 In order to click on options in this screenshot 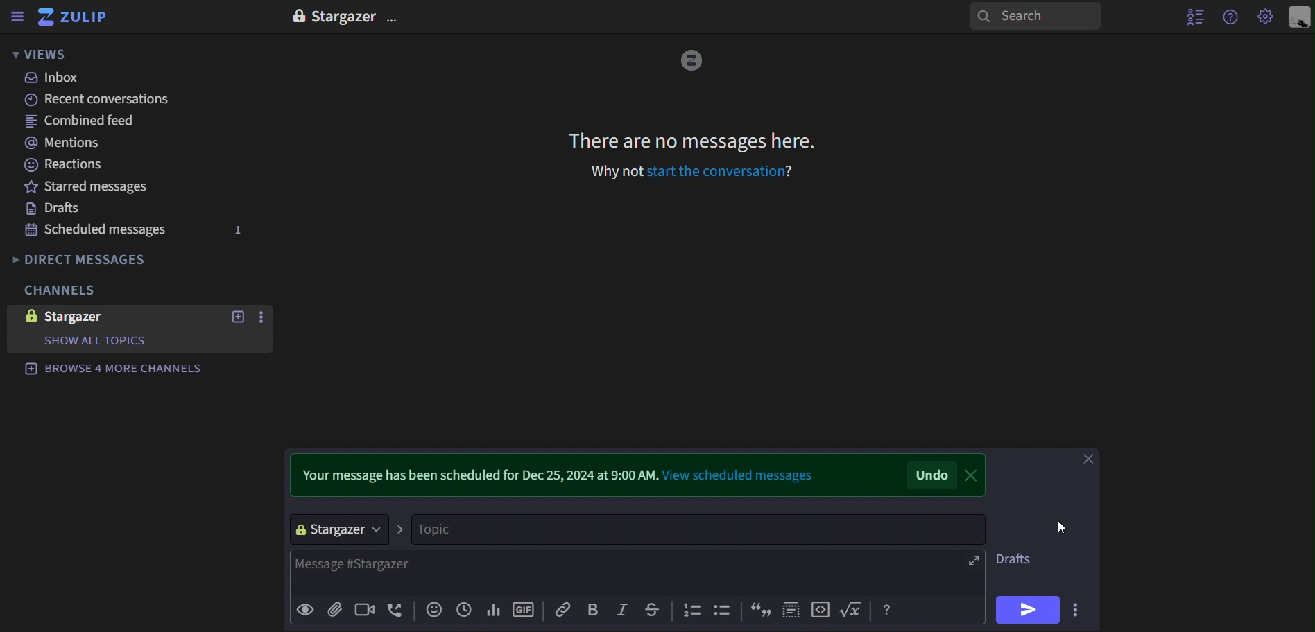, I will do `click(394, 16)`.